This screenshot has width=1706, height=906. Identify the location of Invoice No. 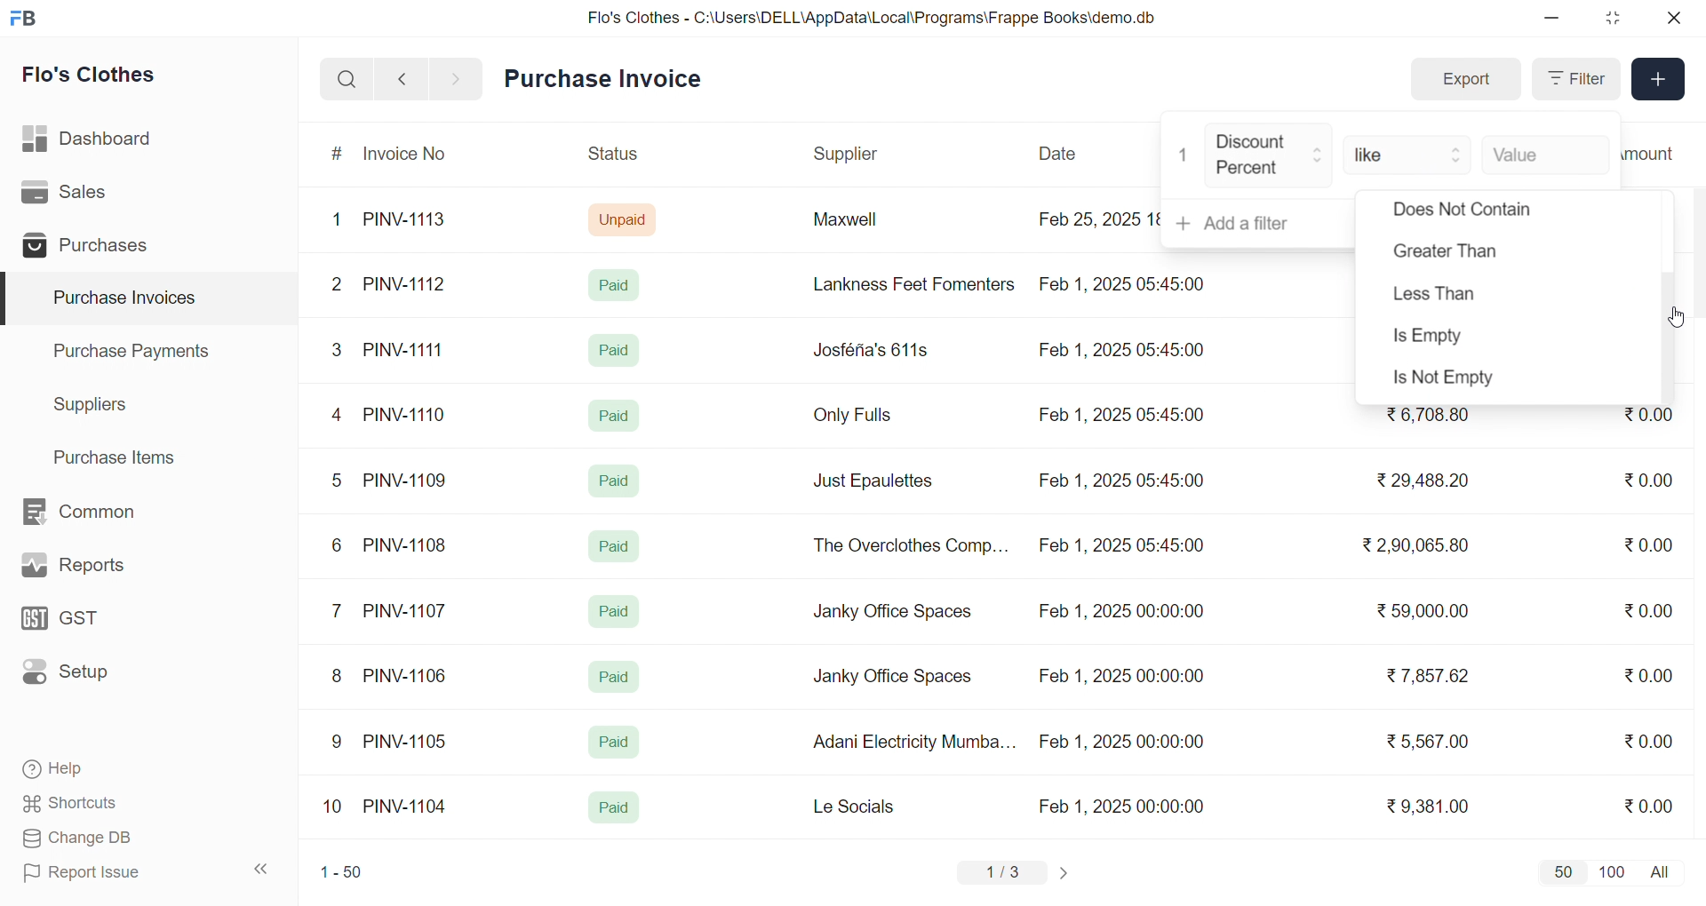
(411, 155).